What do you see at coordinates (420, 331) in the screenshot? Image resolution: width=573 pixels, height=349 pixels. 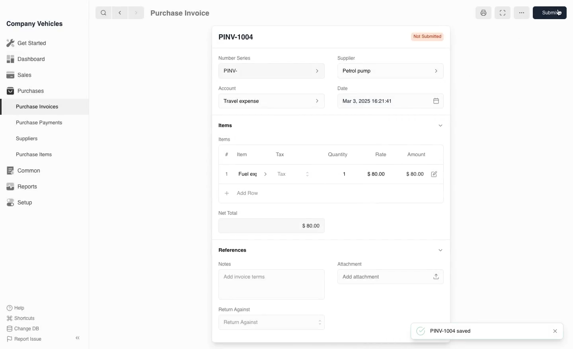 I see `tick mark ` at bounding box center [420, 331].